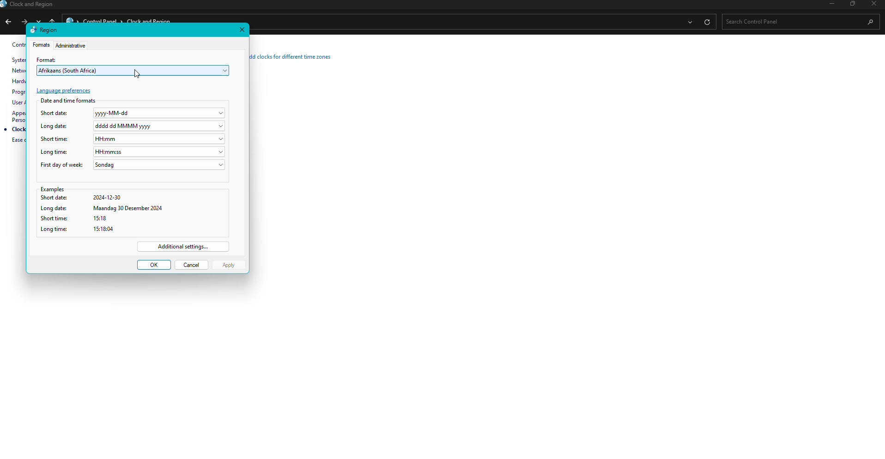 Image resolution: width=885 pixels, height=459 pixels. What do you see at coordinates (133, 151) in the screenshot?
I see `Long time` at bounding box center [133, 151].